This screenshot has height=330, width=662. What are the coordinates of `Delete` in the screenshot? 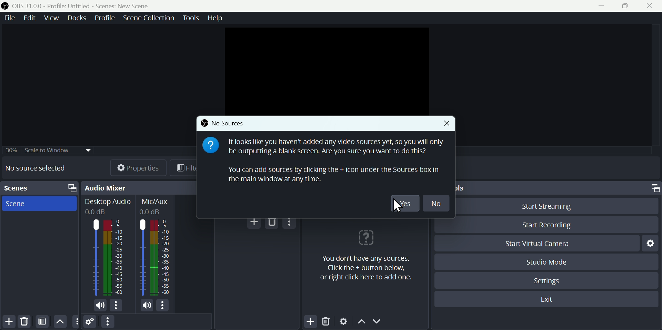 It's located at (26, 321).